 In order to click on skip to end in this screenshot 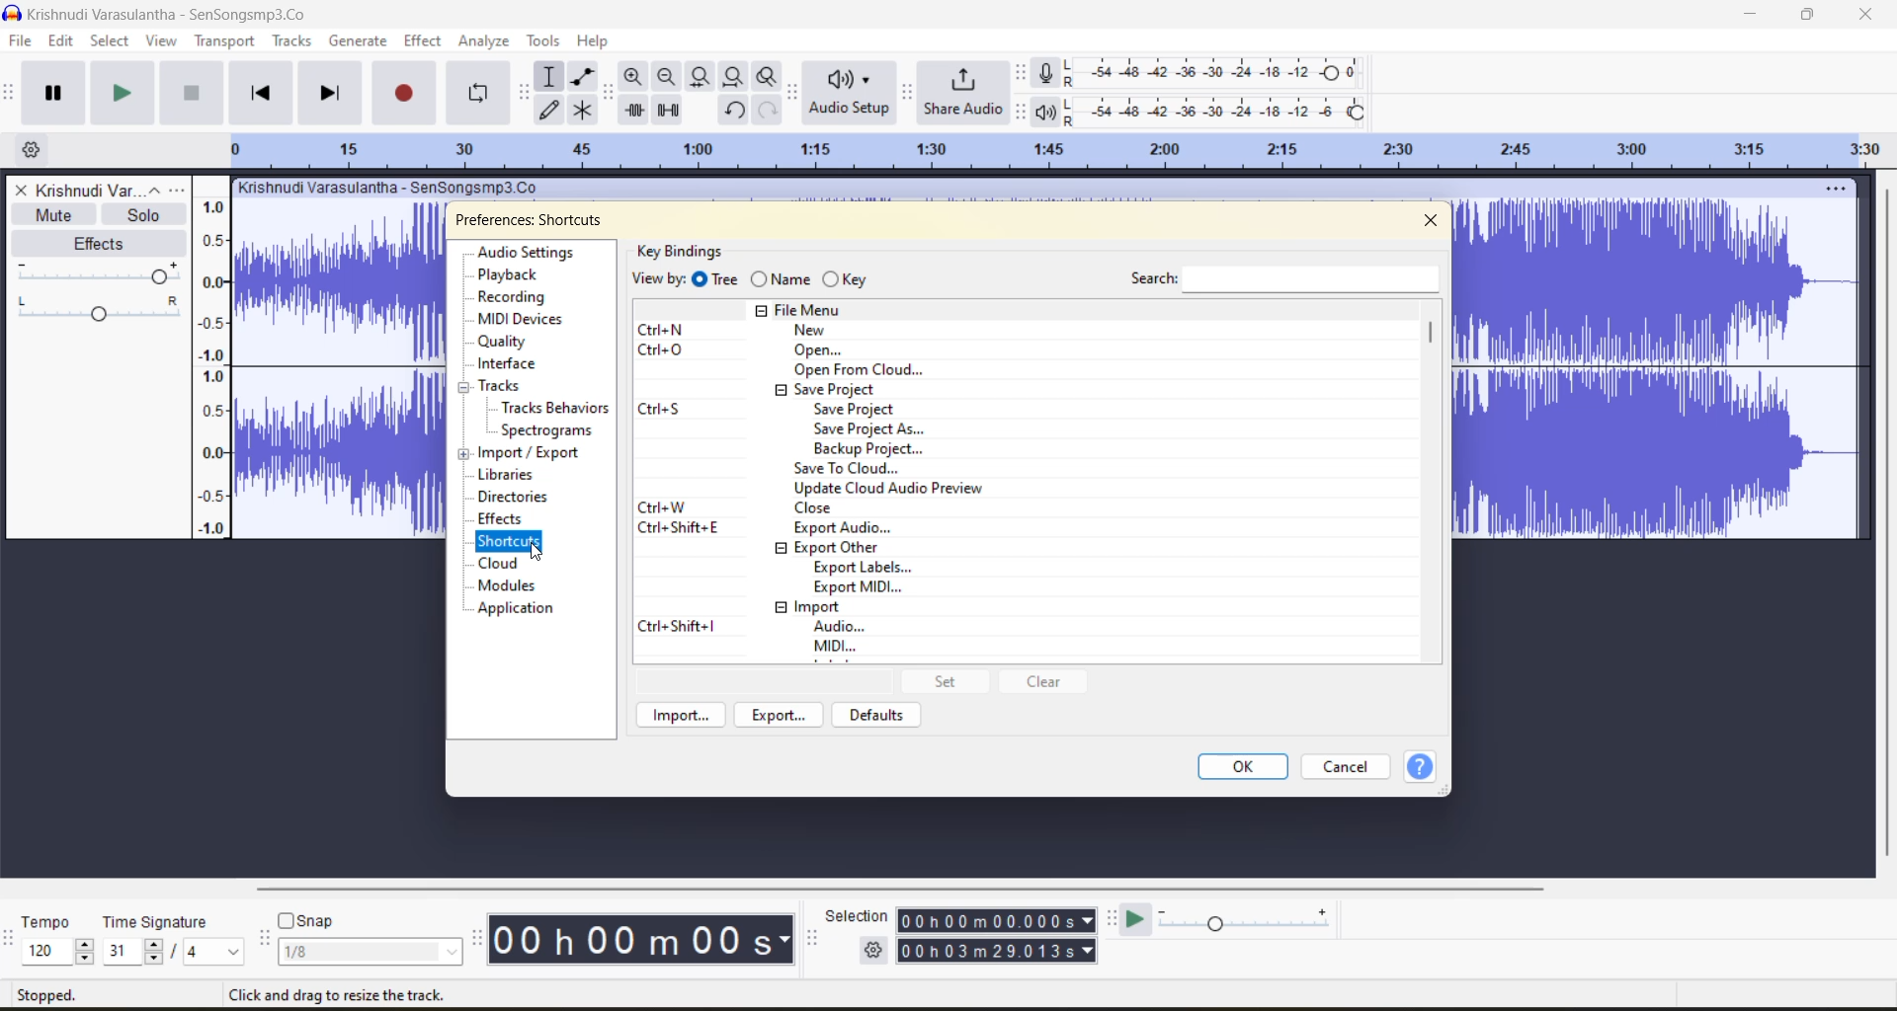, I will do `click(329, 90)`.